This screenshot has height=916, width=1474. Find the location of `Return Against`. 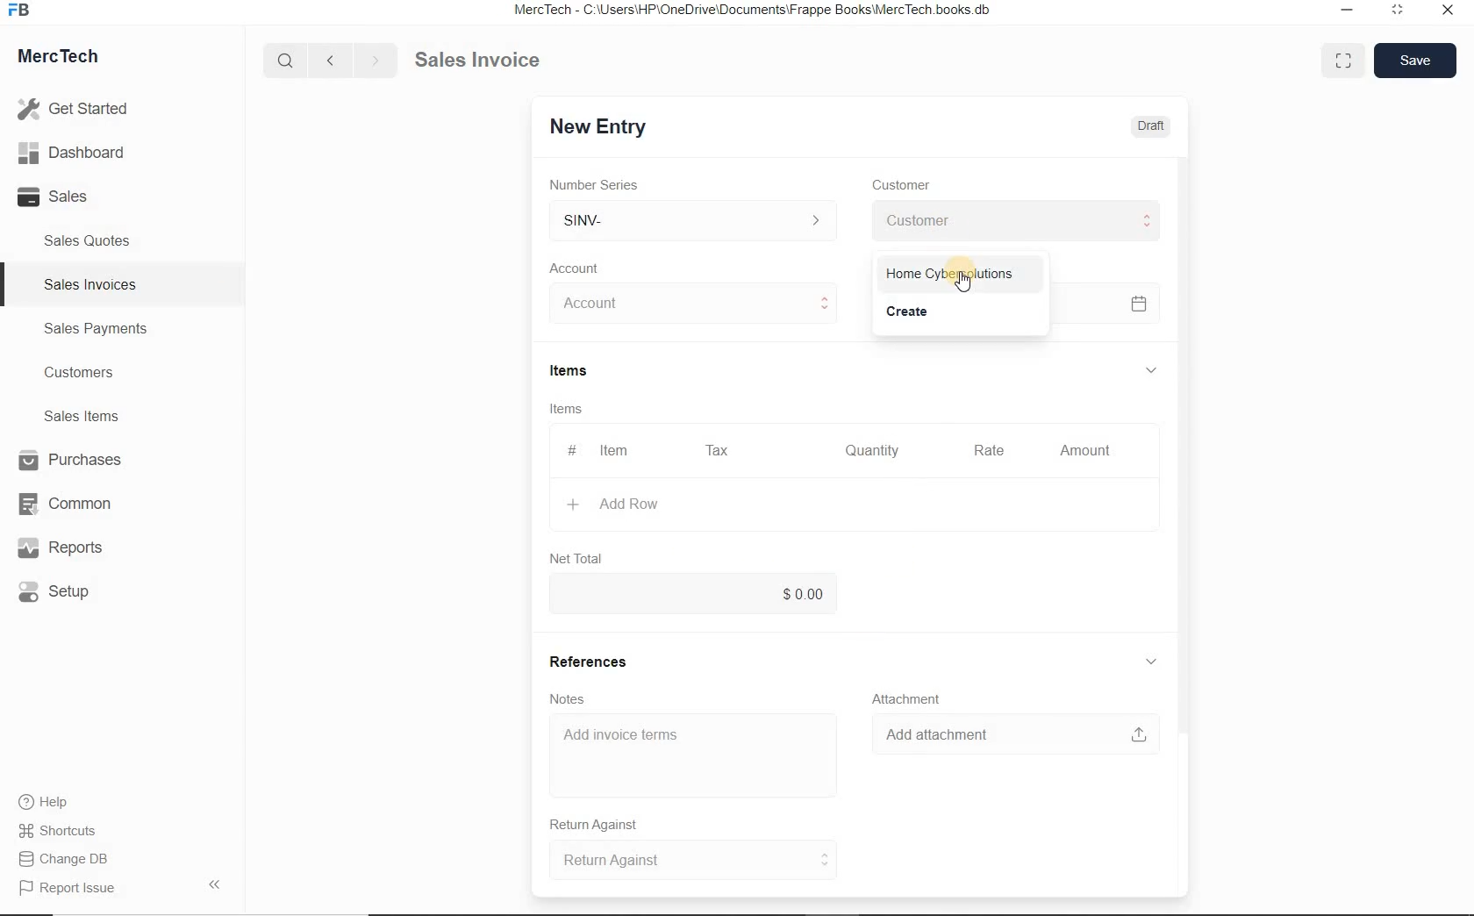

Return Against is located at coordinates (694, 860).